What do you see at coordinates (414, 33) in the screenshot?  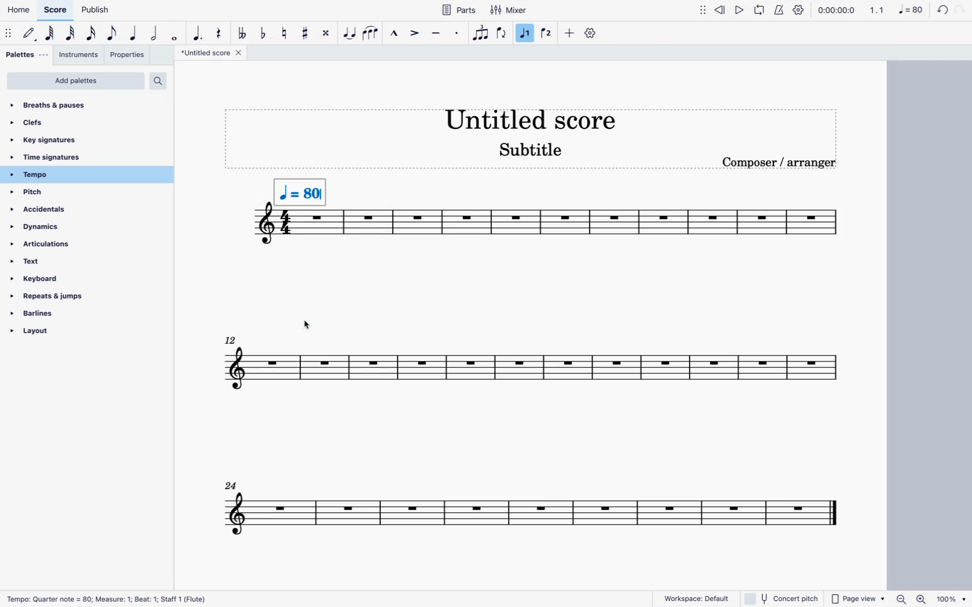 I see `accent` at bounding box center [414, 33].